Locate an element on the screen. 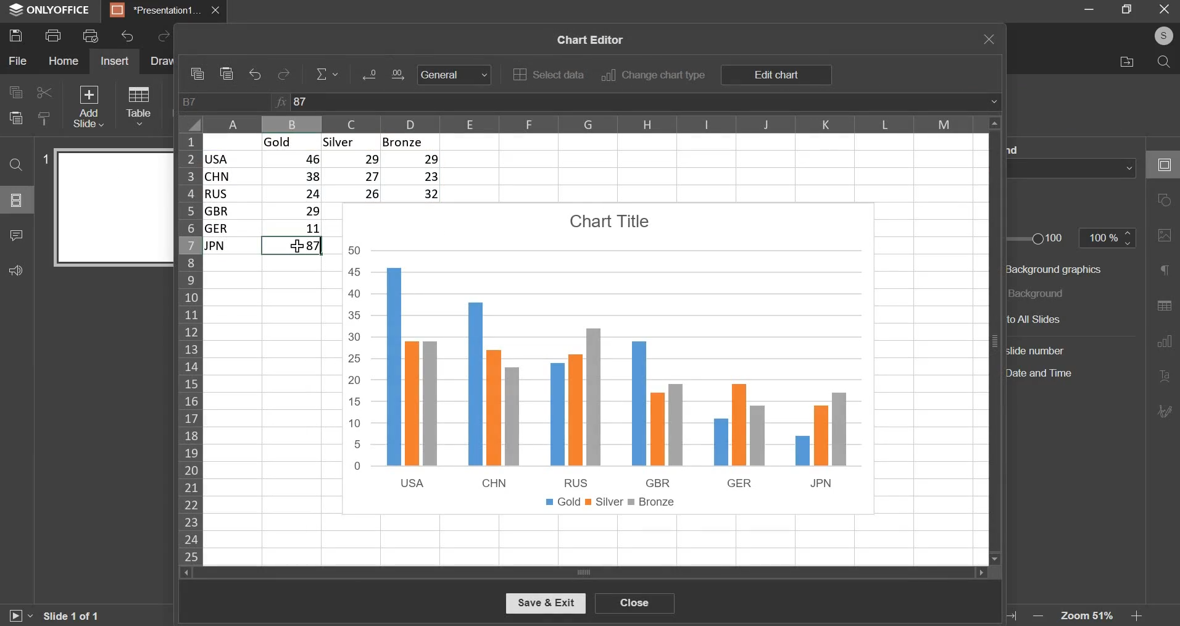  date and time is located at coordinates (1047, 374).